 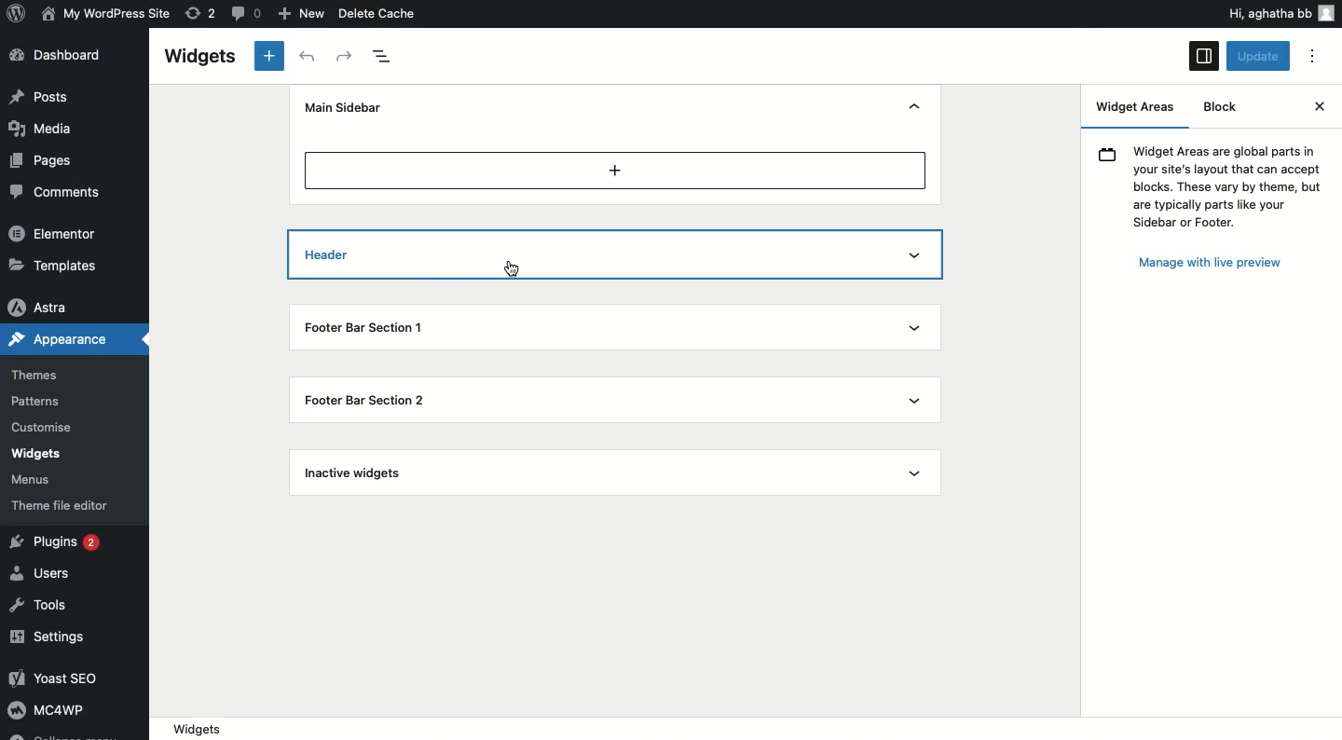 I want to click on Manage with live preview, so click(x=1210, y=265).